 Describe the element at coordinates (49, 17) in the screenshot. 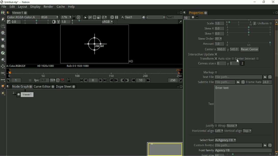

I see `RGB` at that location.